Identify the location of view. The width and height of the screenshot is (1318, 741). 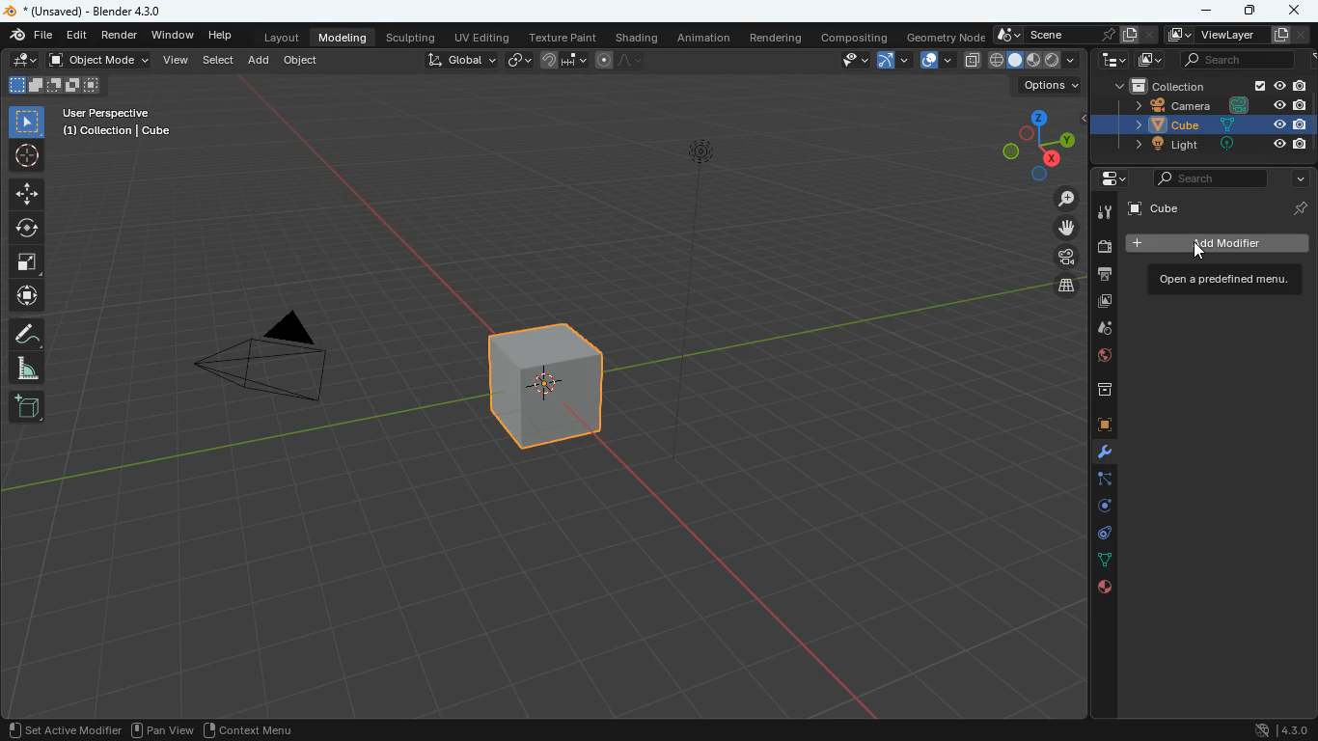
(177, 61).